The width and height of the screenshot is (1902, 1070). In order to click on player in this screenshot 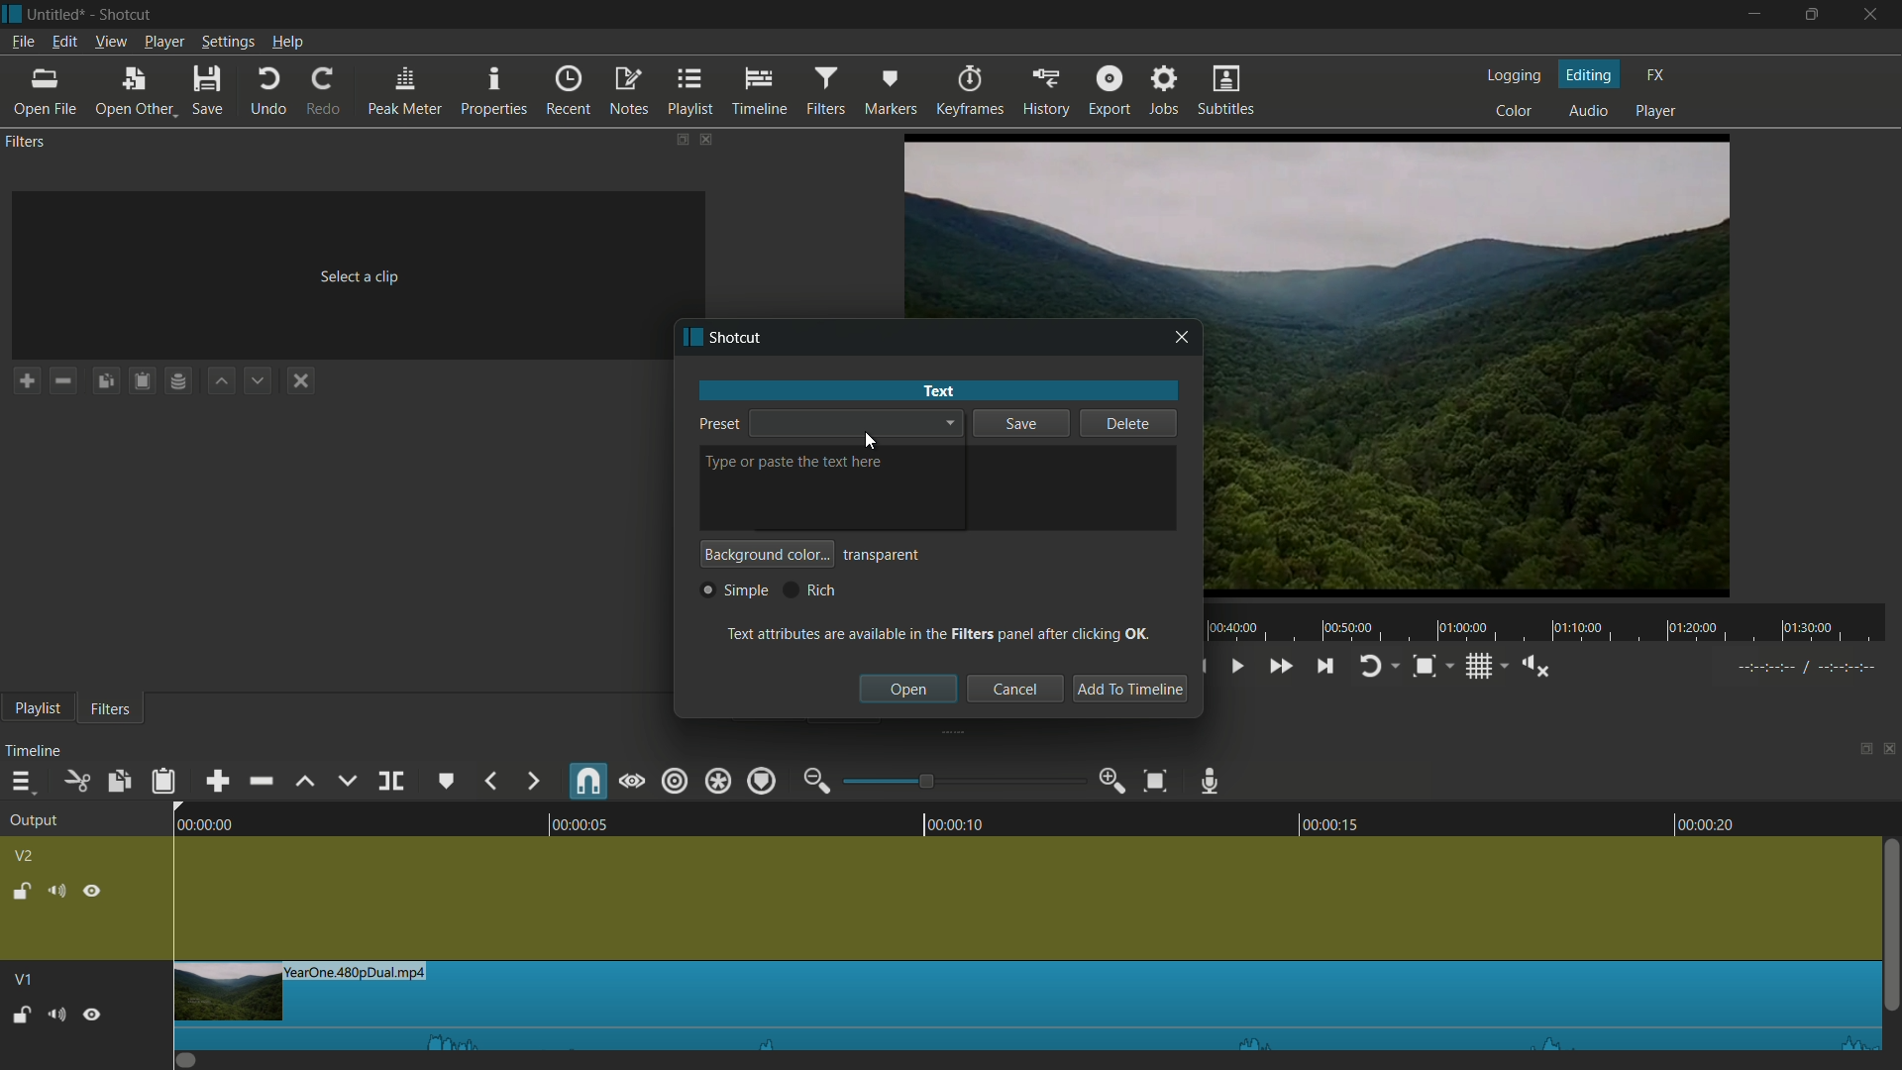, I will do `click(1656, 112)`.